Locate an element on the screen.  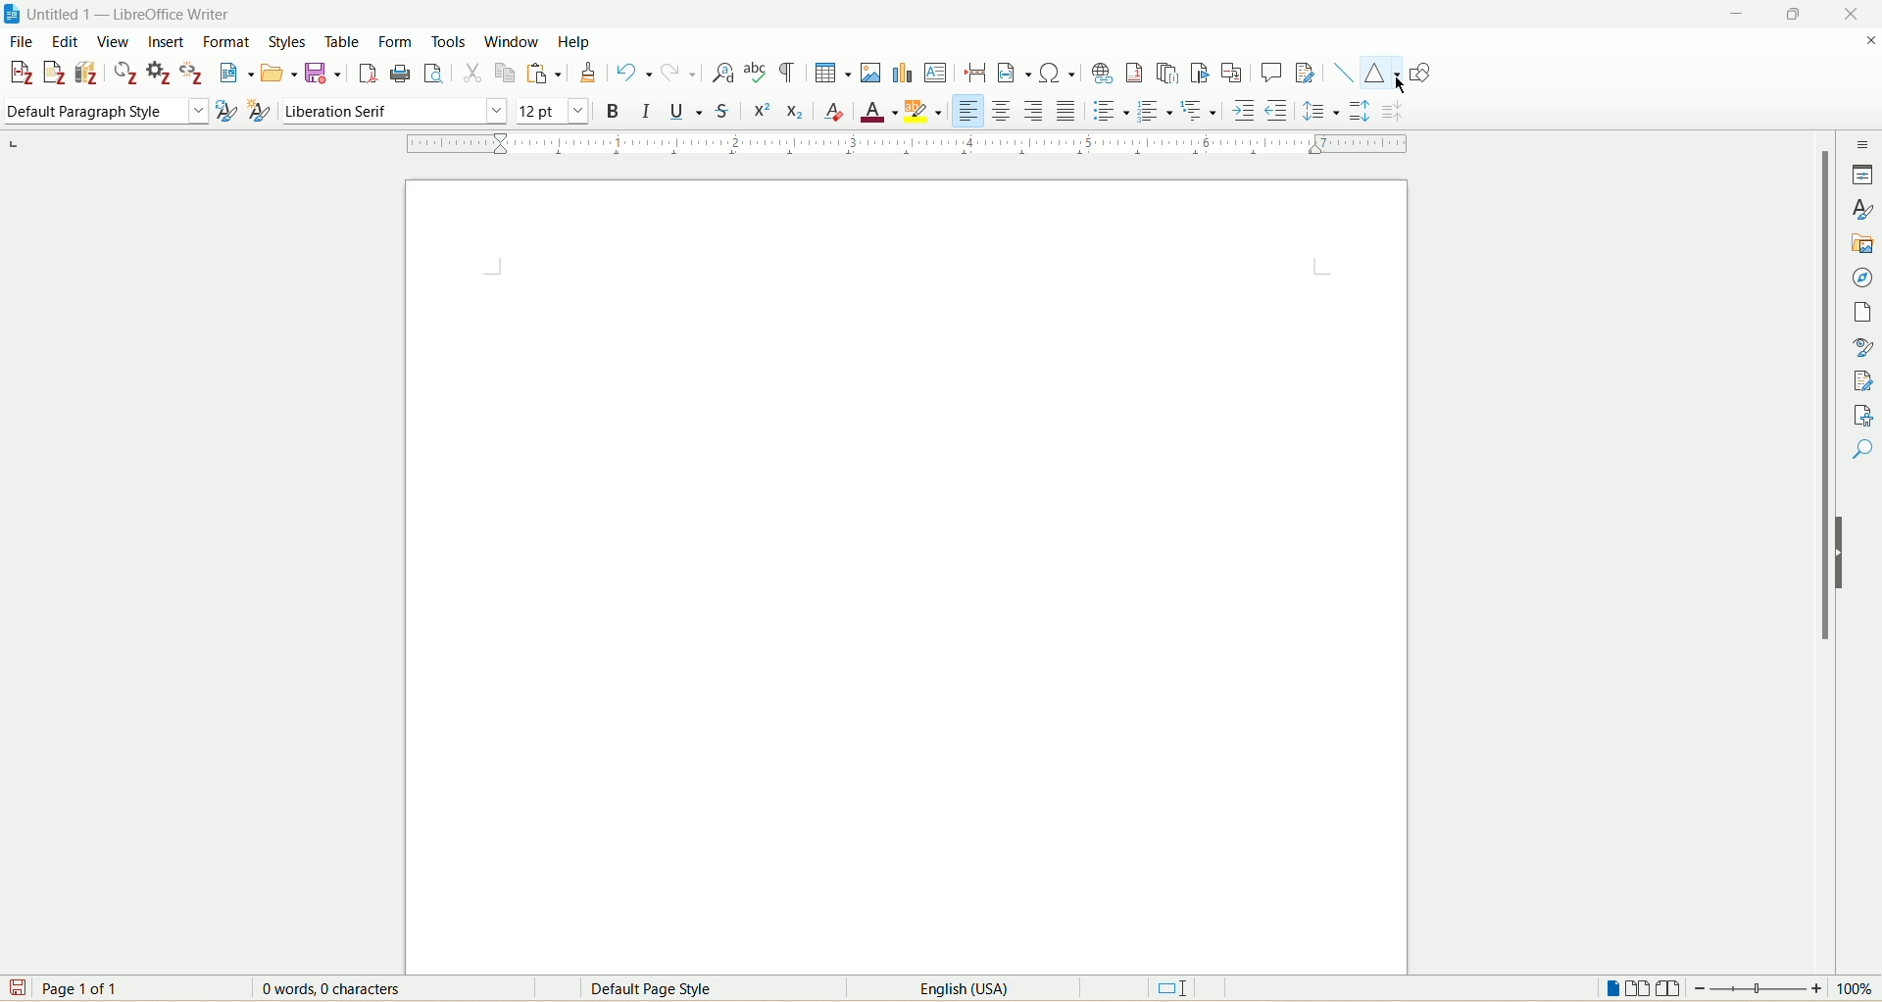
page  is located at coordinates (1866, 313).